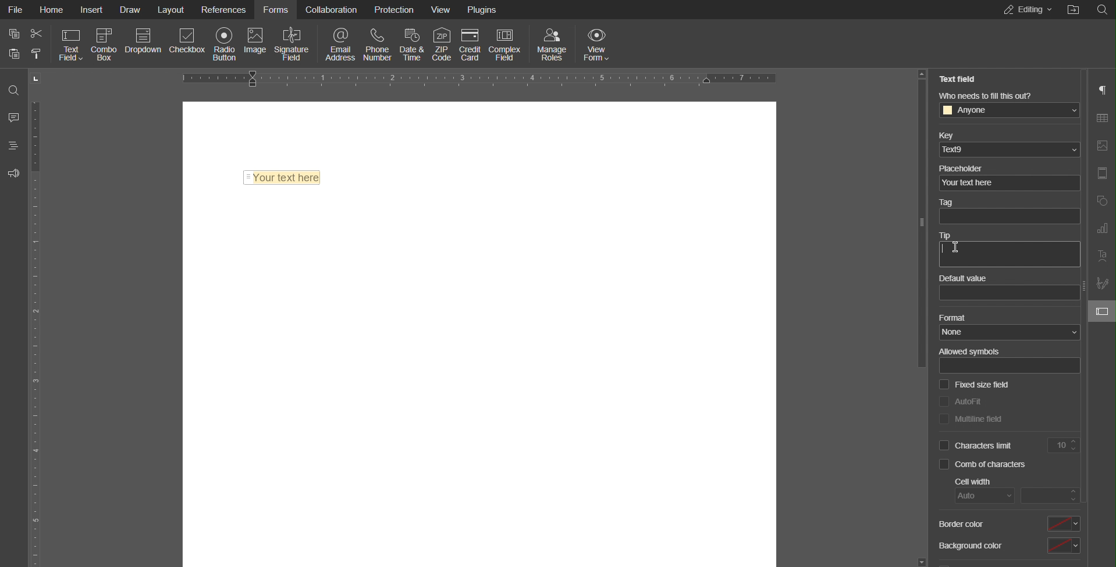 Image resolution: width=1116 pixels, height=567 pixels. I want to click on value box, so click(1010, 292).